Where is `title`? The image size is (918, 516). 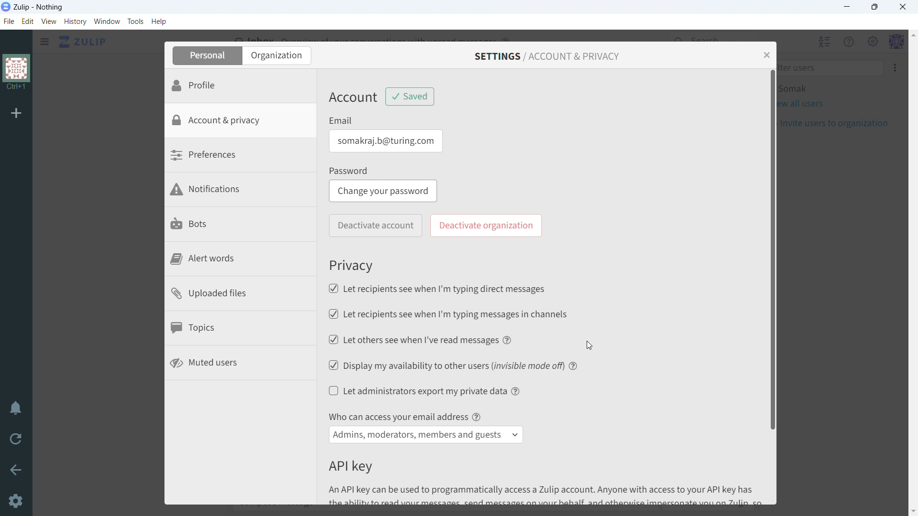 title is located at coordinates (39, 7).